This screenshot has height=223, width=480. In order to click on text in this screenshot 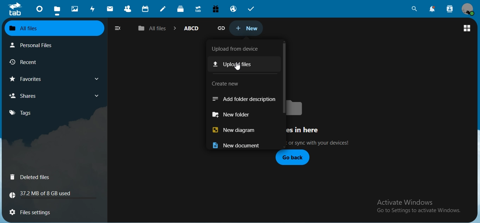, I will do `click(419, 207)`.